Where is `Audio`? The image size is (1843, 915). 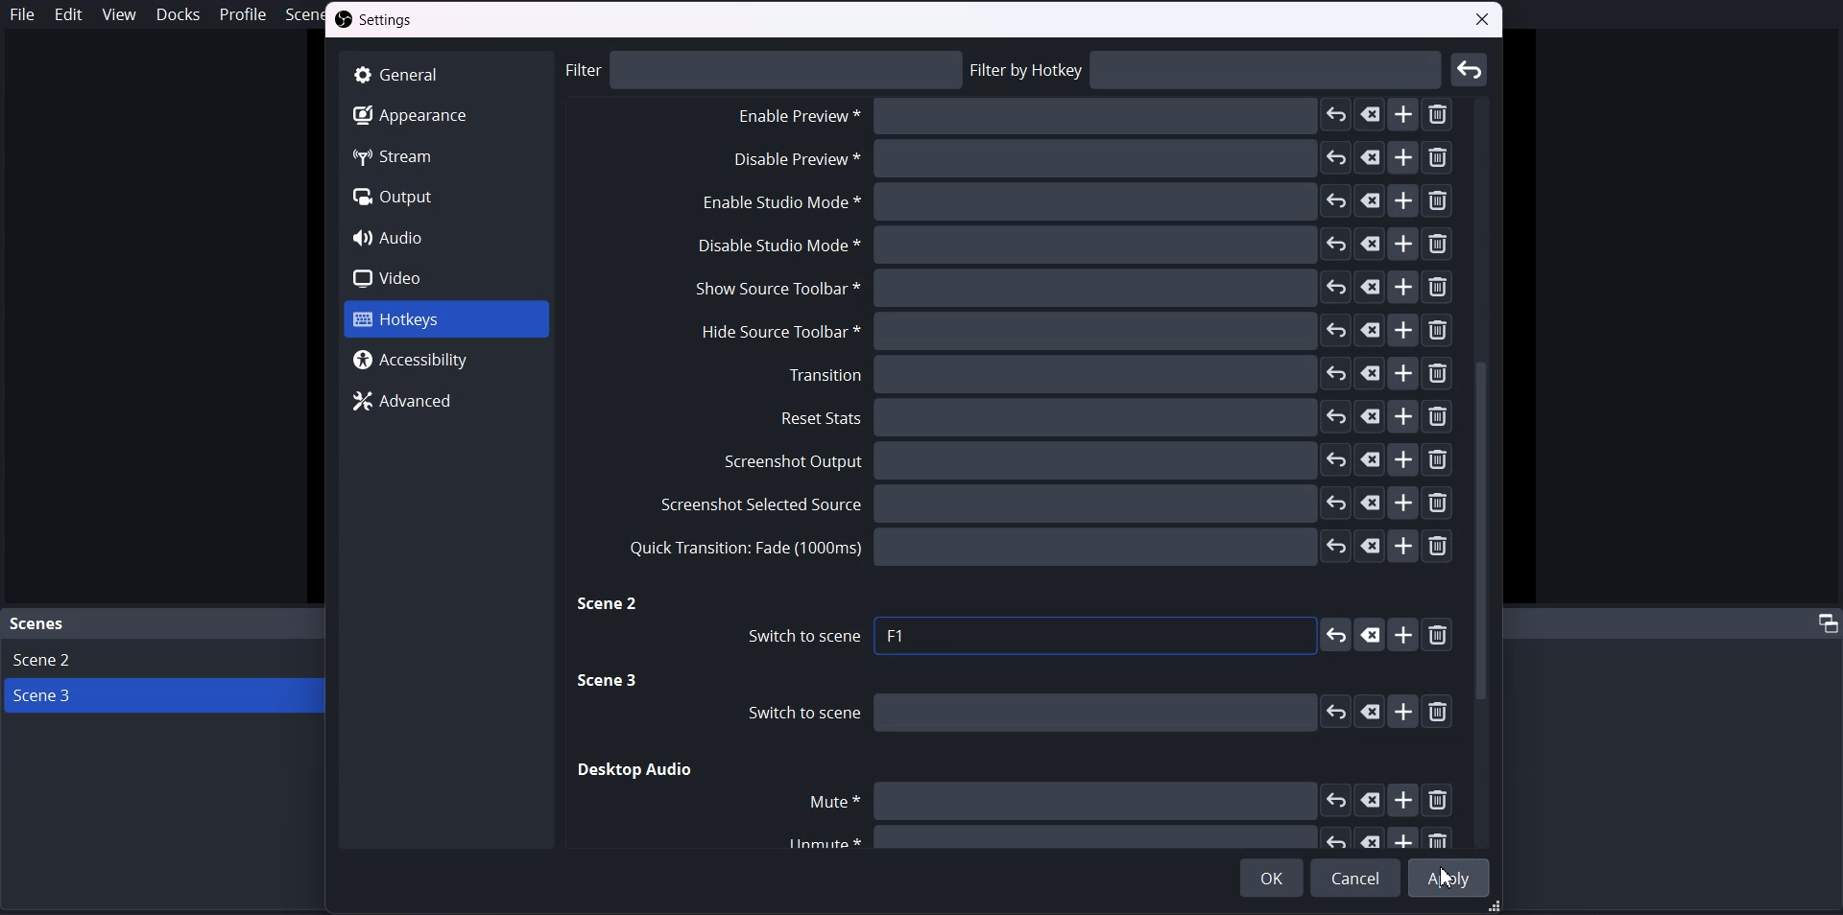 Audio is located at coordinates (445, 237).